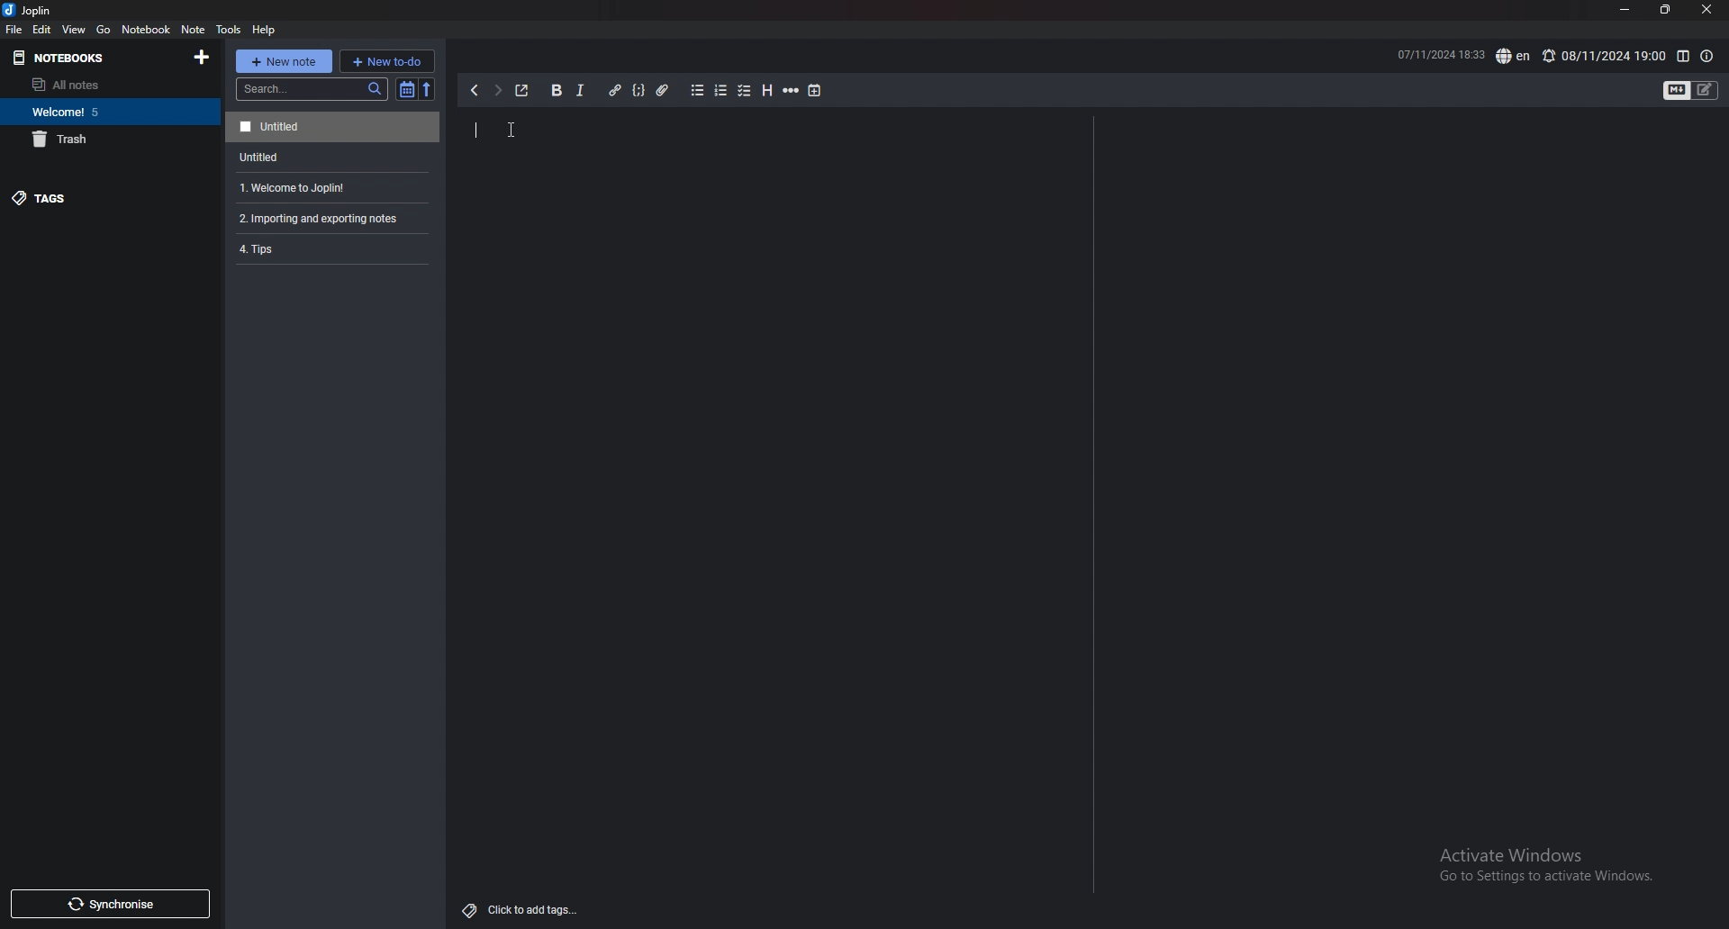 The image size is (1729, 929). I want to click on bold, so click(557, 91).